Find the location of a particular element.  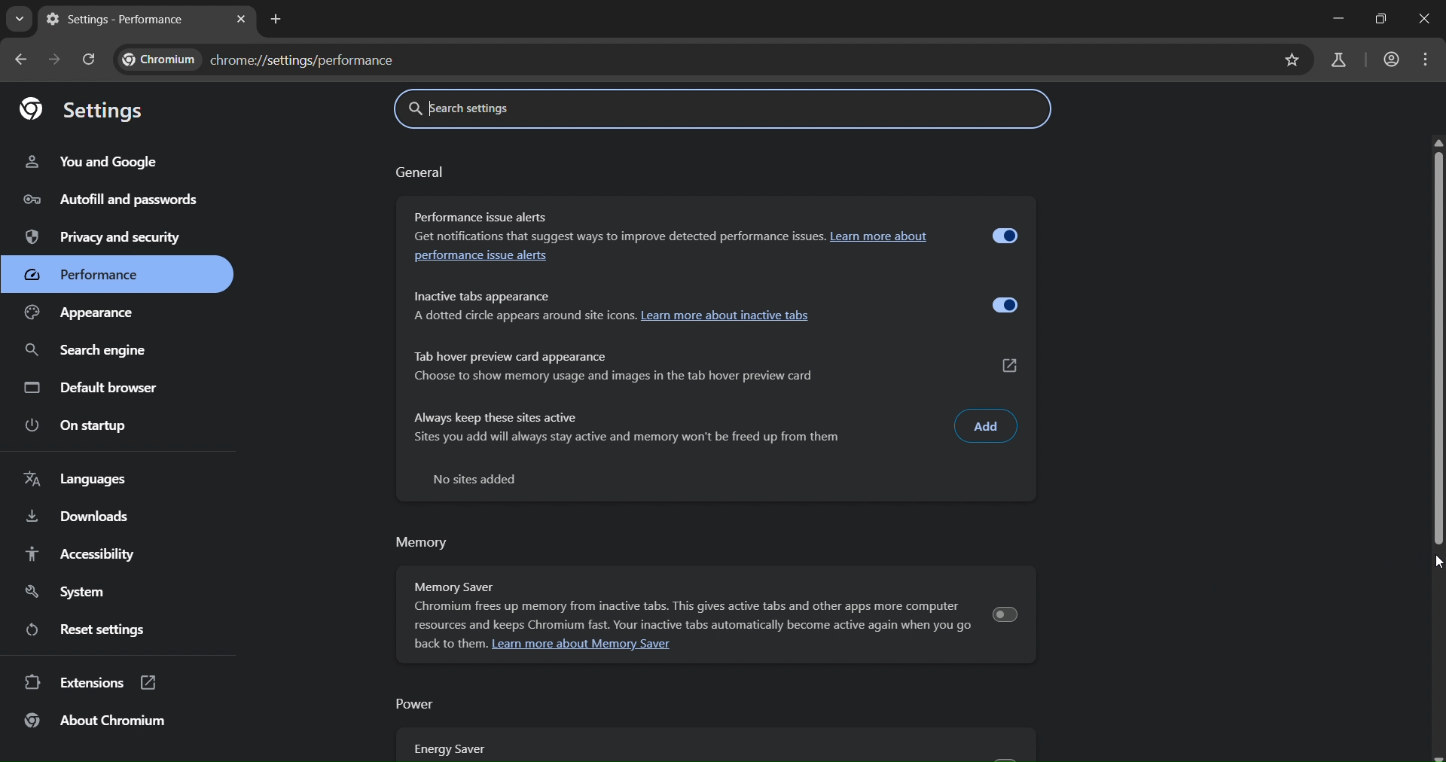

general is located at coordinates (422, 173).